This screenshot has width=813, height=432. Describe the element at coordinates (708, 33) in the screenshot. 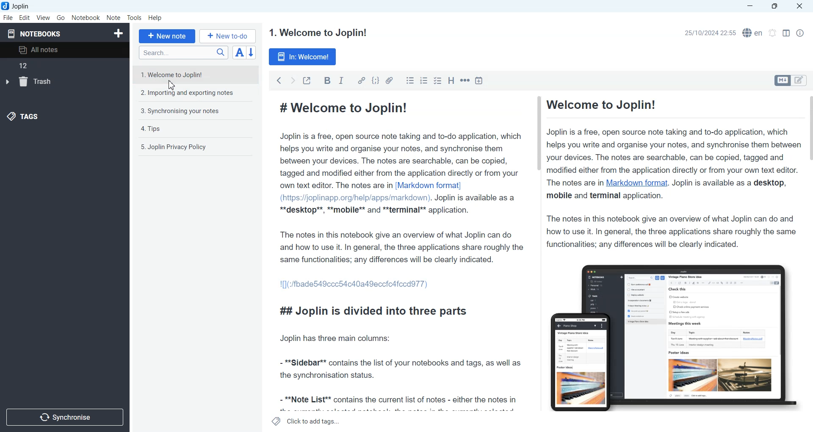

I see `25/10/2024 22:55` at that location.